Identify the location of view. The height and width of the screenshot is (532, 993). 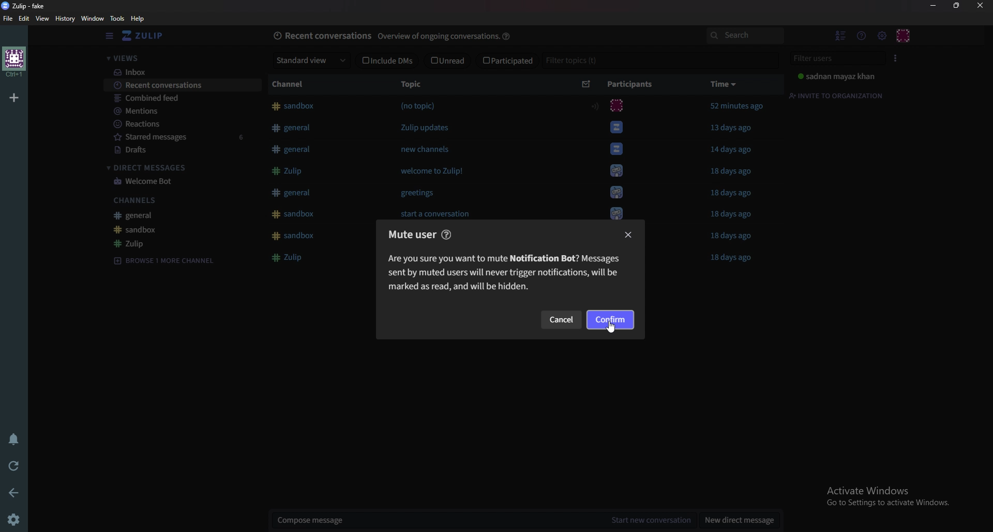
(43, 19).